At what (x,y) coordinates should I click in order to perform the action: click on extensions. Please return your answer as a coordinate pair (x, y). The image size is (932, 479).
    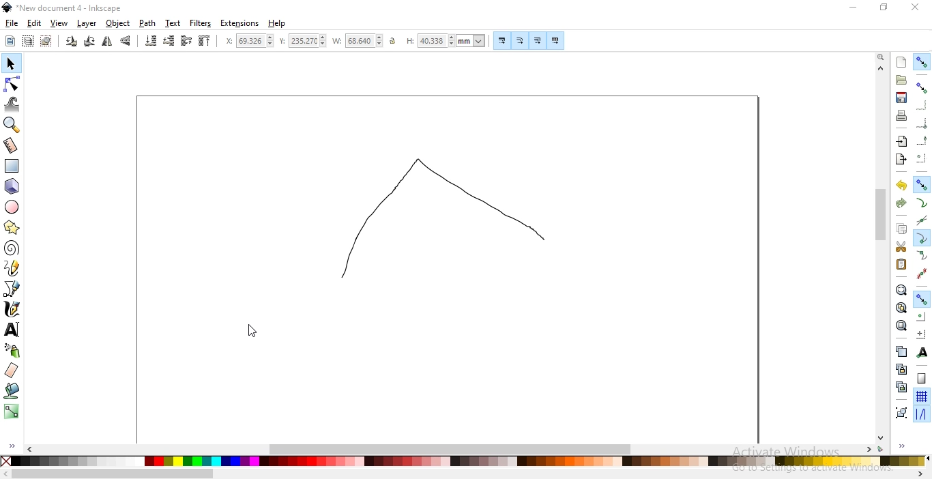
    Looking at the image, I should click on (239, 24).